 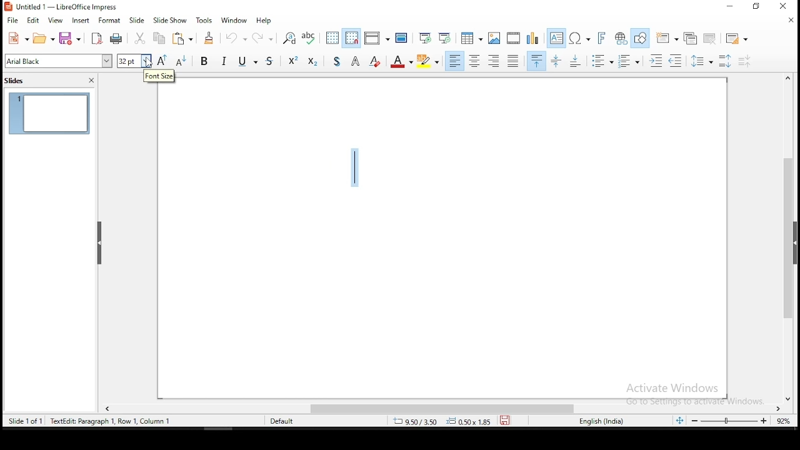 I want to click on slide show, so click(x=169, y=21).